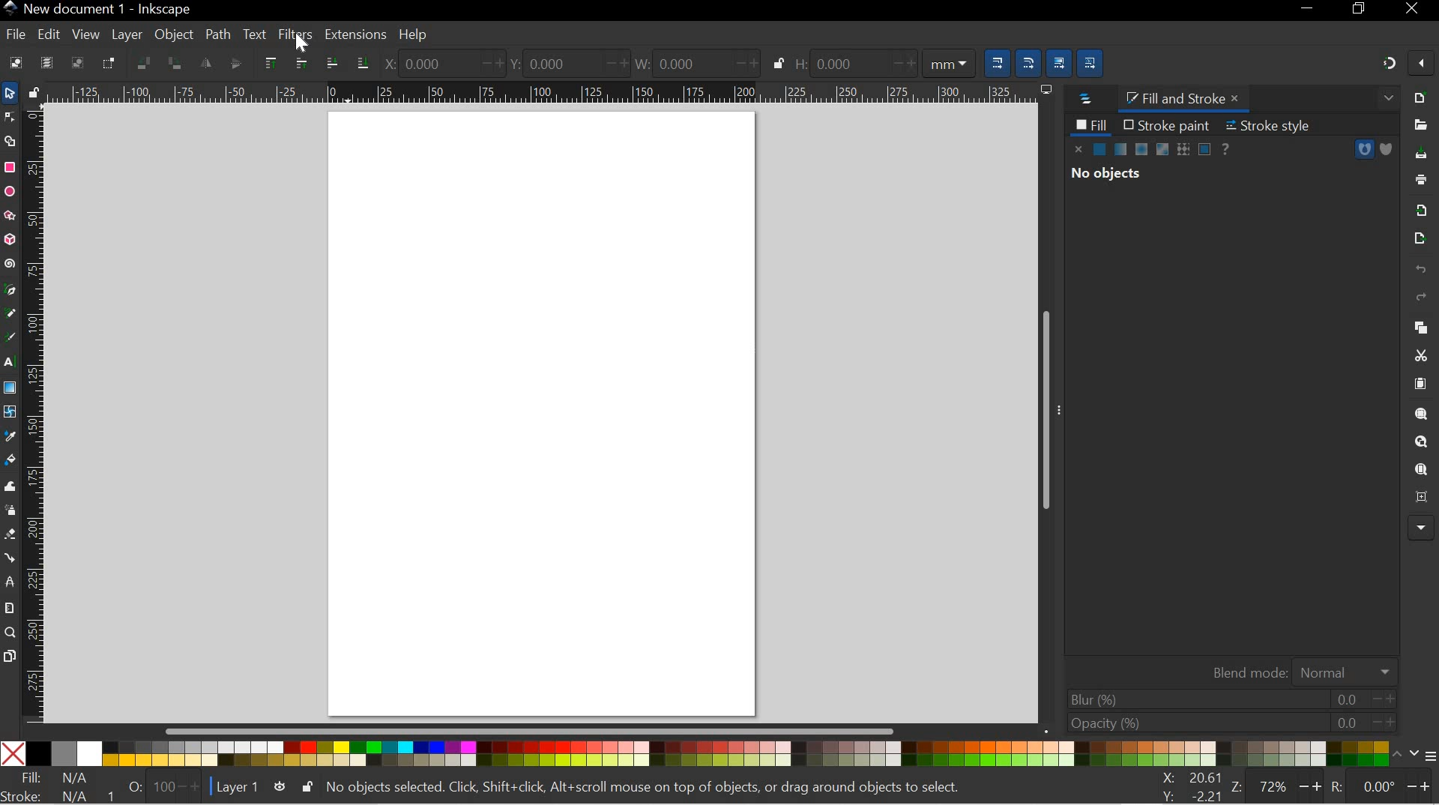 This screenshot has width=1439, height=805. I want to click on SHAPES AND TOOLS, so click(9, 389).